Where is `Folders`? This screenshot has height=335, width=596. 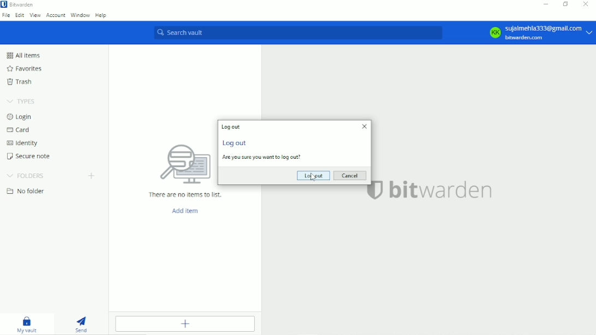 Folders is located at coordinates (26, 176).